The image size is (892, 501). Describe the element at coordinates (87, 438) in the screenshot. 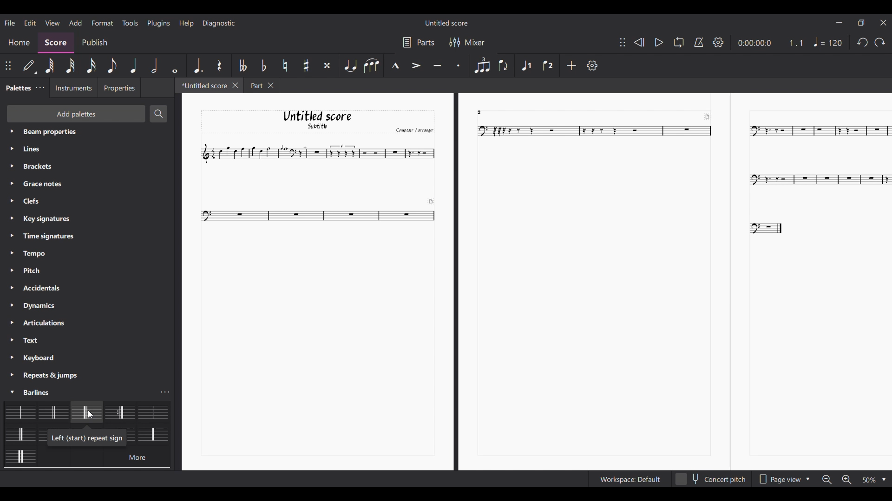

I see `info` at that location.